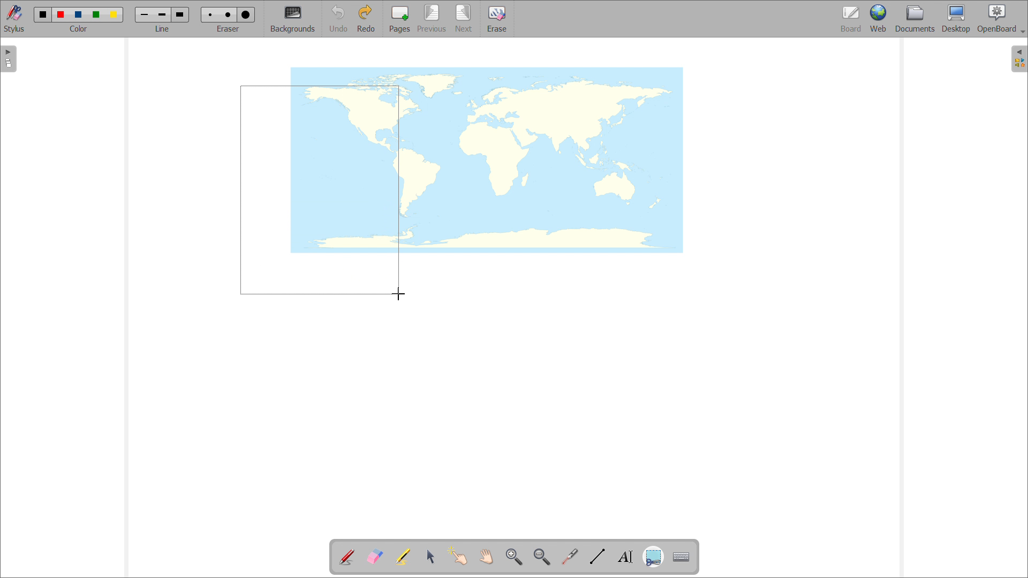 The image size is (1028, 578). What do you see at coordinates (78, 29) in the screenshot?
I see `color` at bounding box center [78, 29].